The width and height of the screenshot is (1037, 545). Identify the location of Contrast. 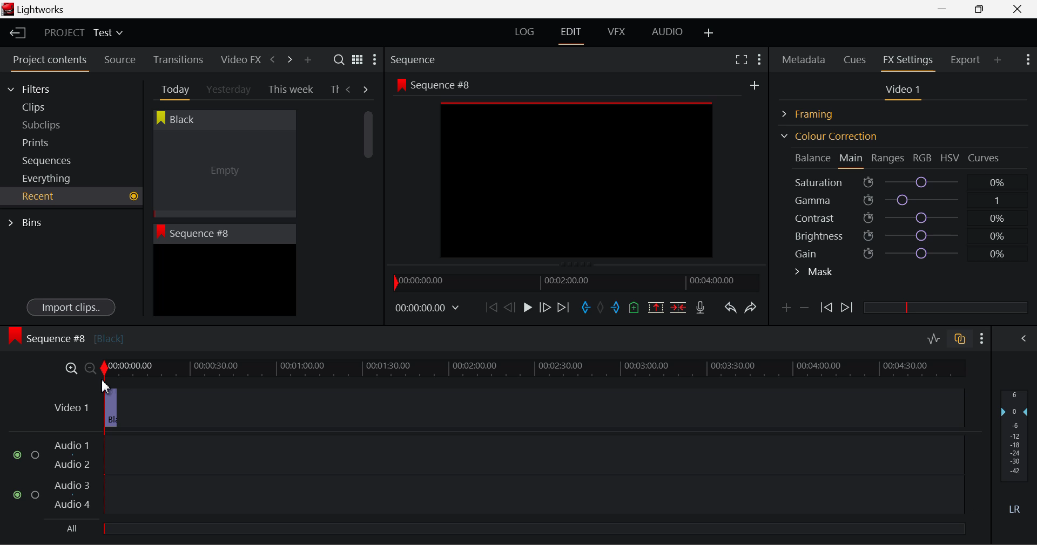
(904, 217).